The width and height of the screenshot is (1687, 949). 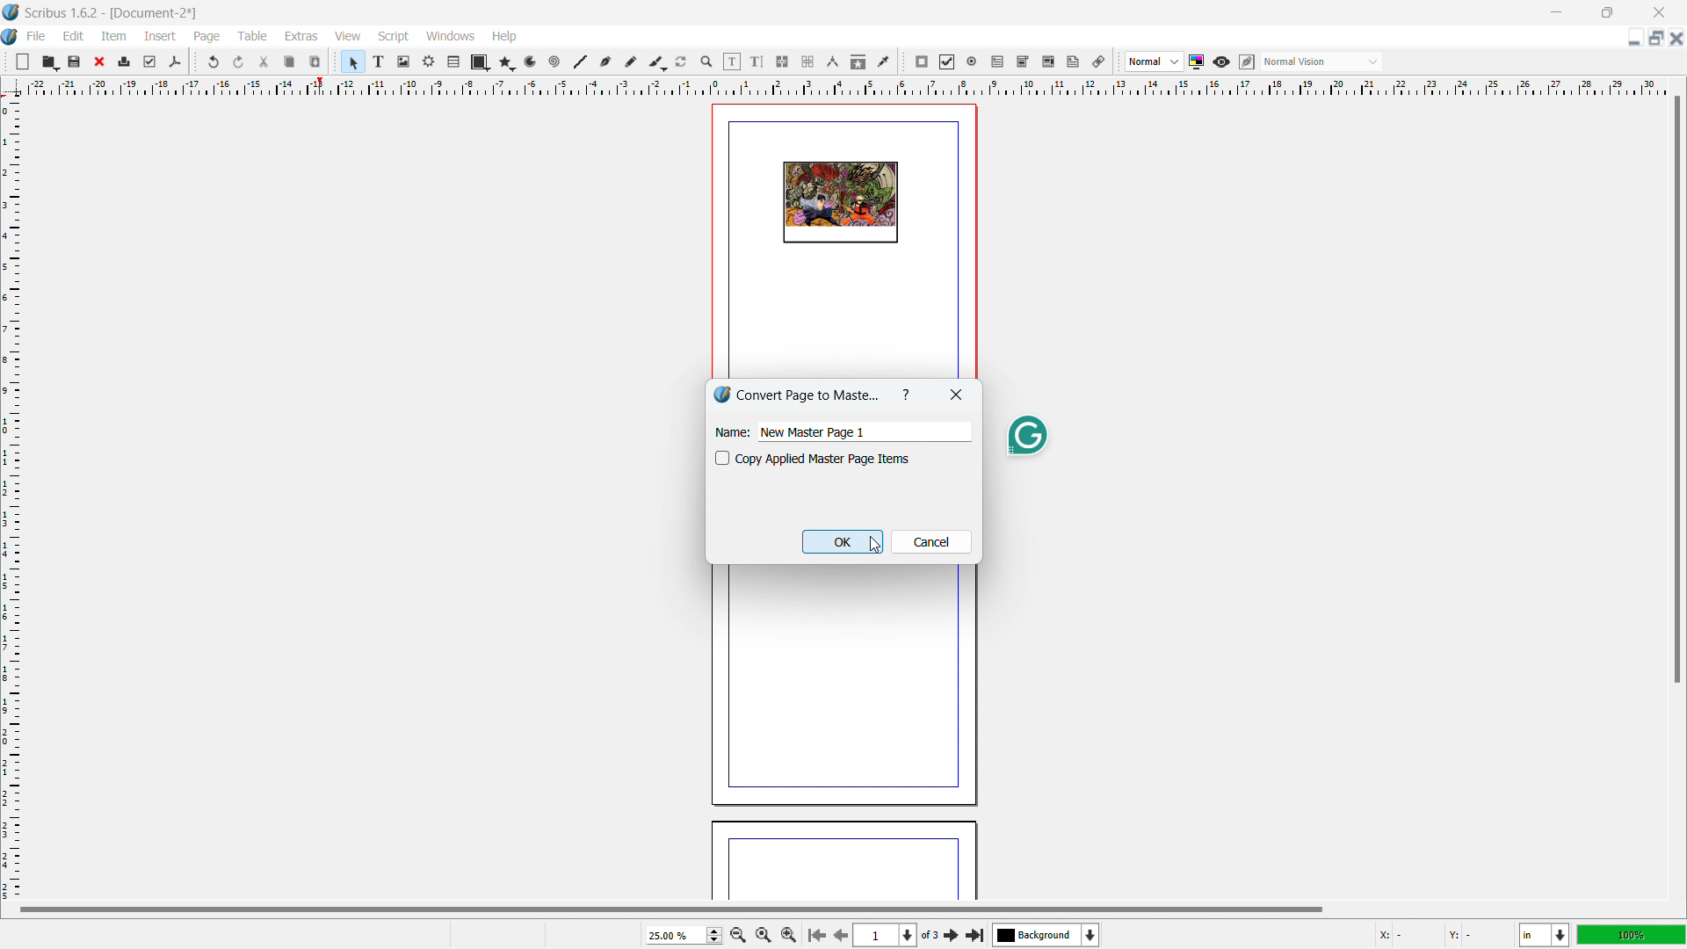 I want to click on help, so click(x=505, y=37).